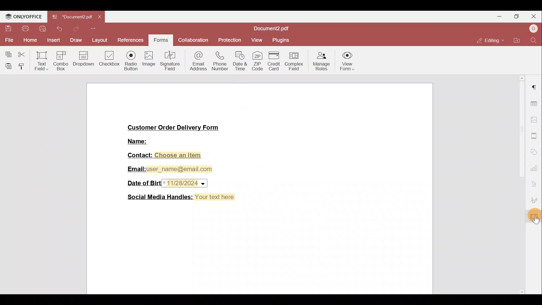 The height and width of the screenshot is (305, 542). What do you see at coordinates (240, 61) in the screenshot?
I see `Date & time` at bounding box center [240, 61].